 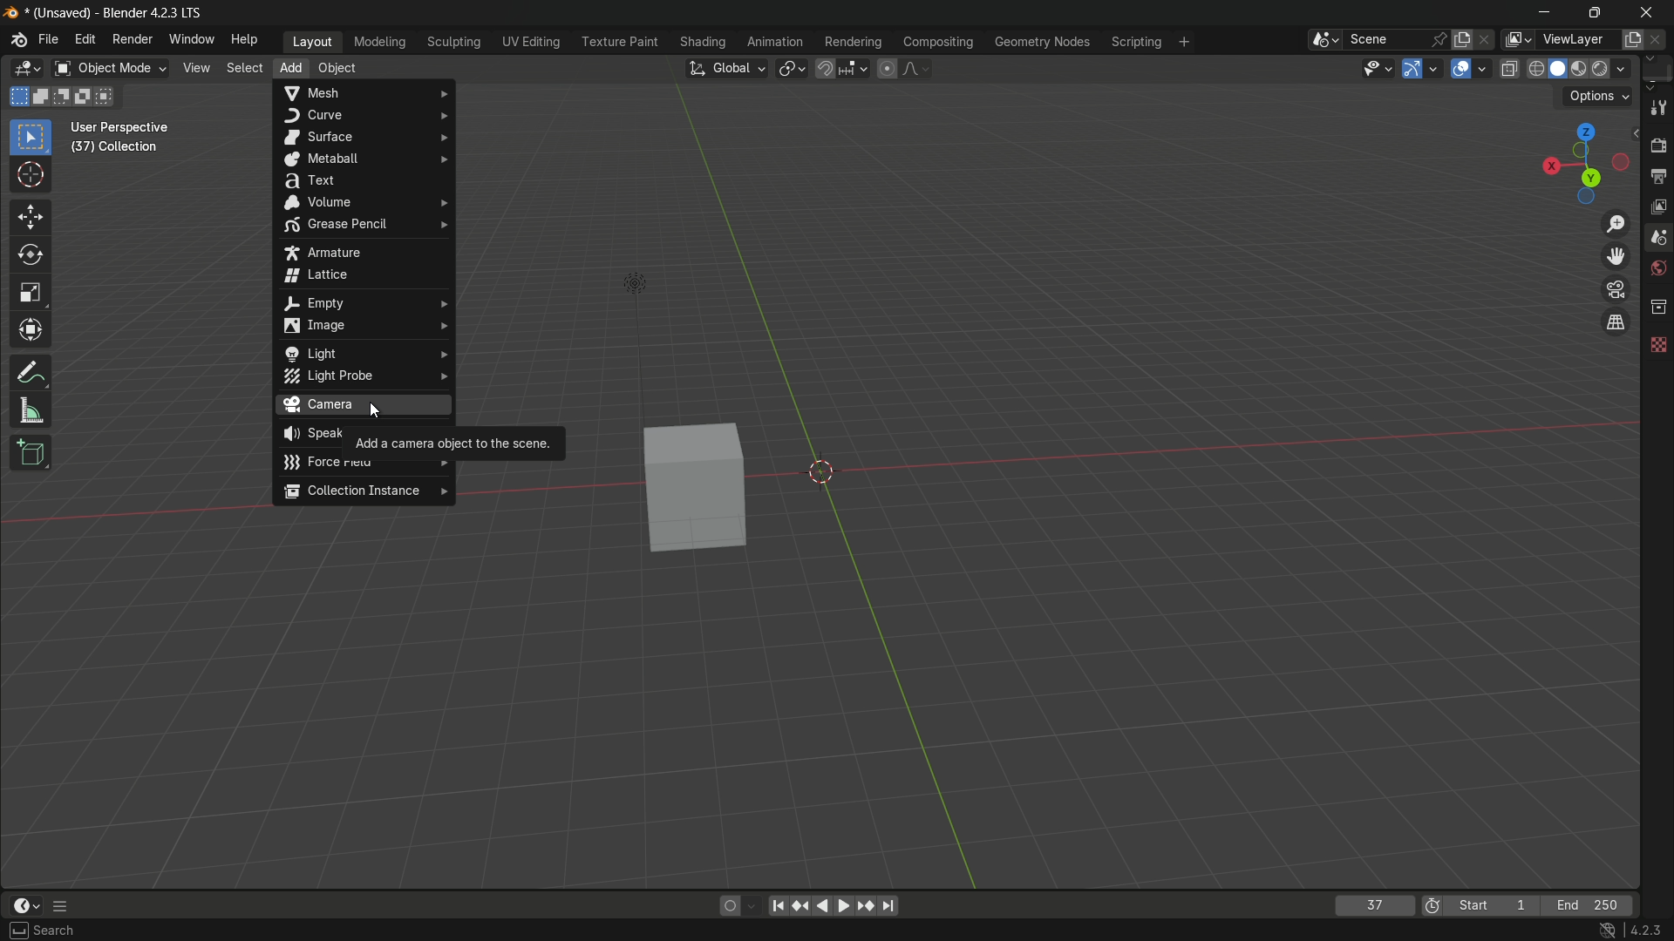 I want to click on view, so click(x=194, y=69).